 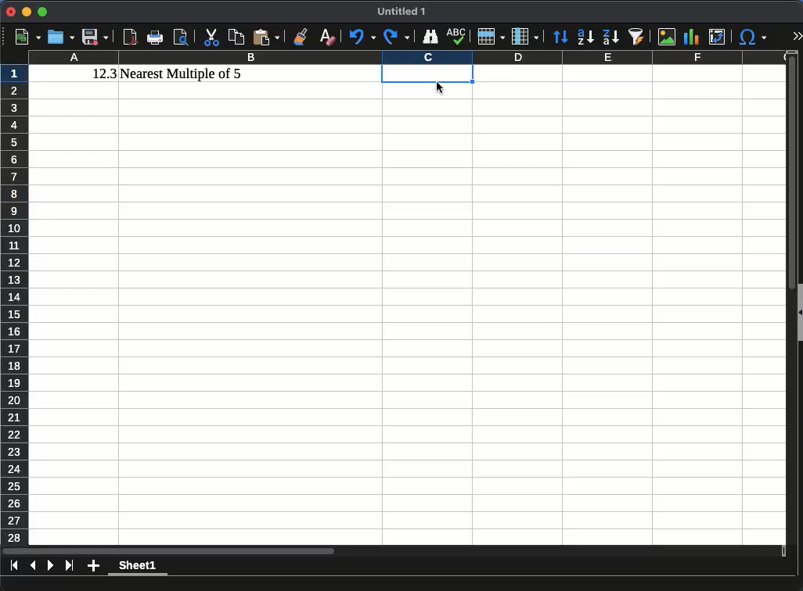 I want to click on row, so click(x=490, y=36).